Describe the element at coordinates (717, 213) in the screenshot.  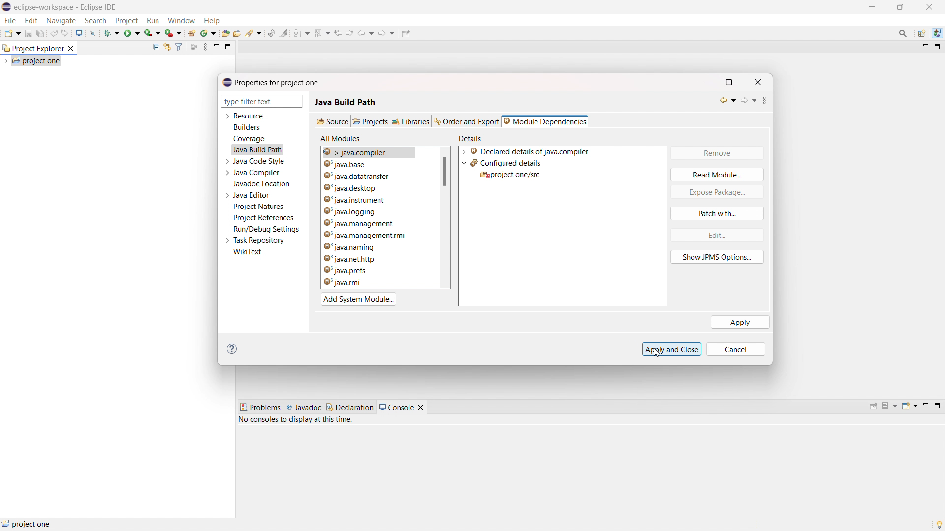
I see `patch with` at that location.